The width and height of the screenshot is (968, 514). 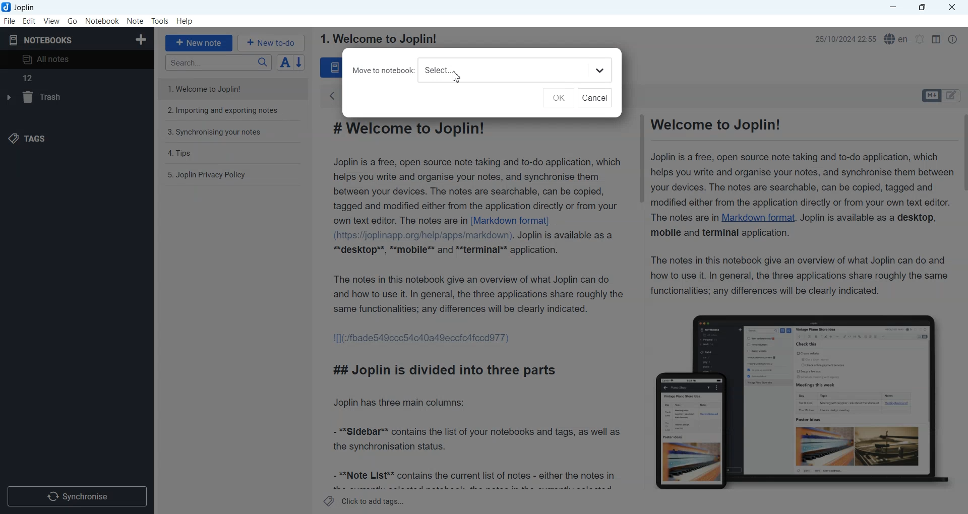 I want to click on Tools, so click(x=160, y=21).